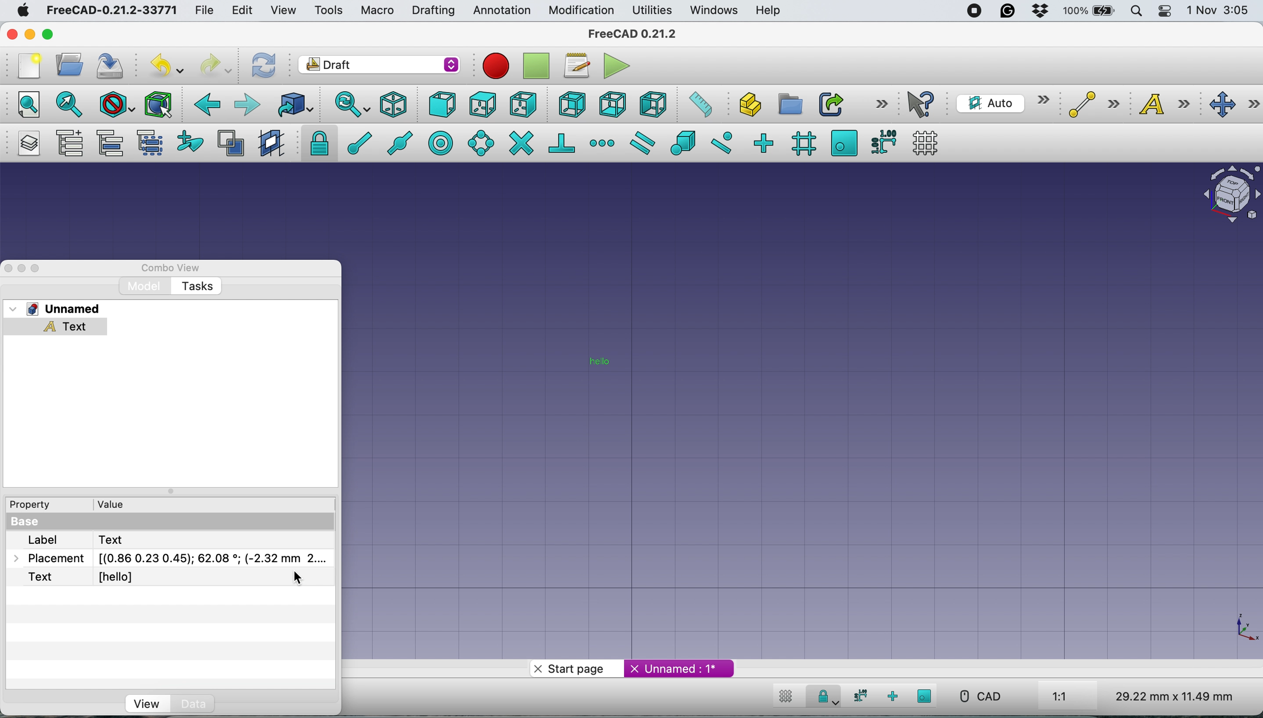 The image size is (1263, 718). Describe the element at coordinates (114, 504) in the screenshot. I see `value` at that location.